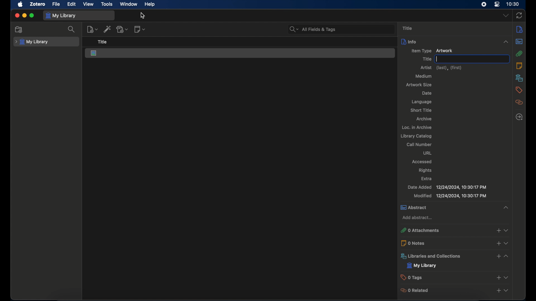  I want to click on expand section, so click(509, 278).